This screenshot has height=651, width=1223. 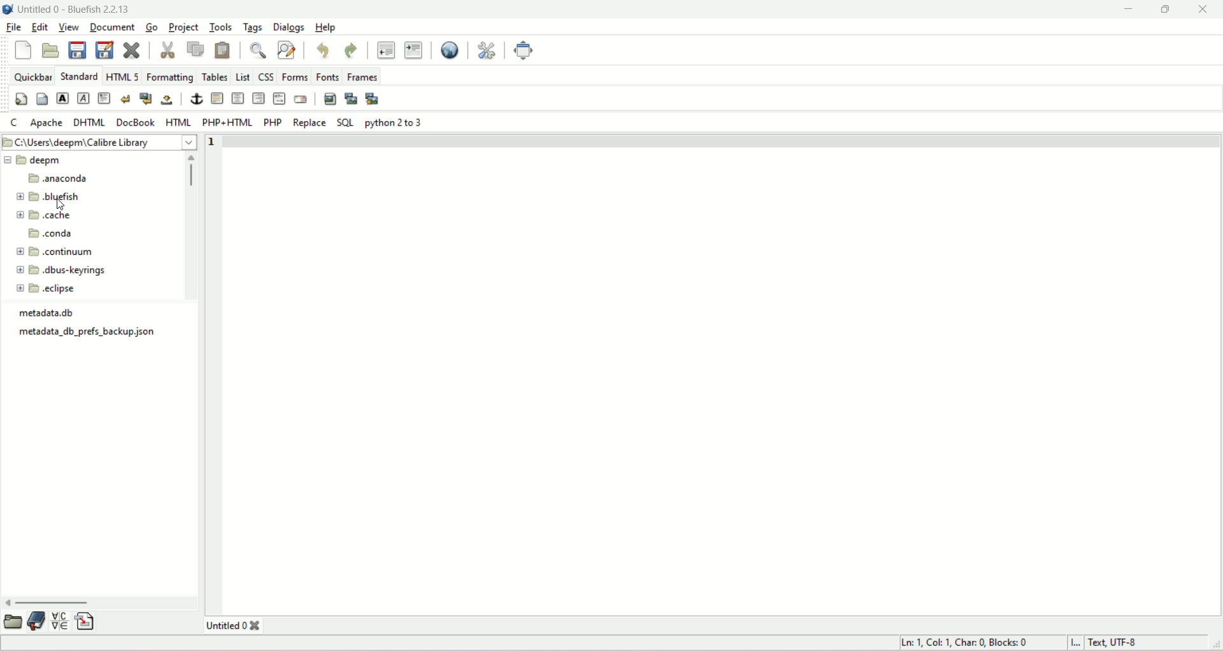 I want to click on minimize, so click(x=1128, y=9).